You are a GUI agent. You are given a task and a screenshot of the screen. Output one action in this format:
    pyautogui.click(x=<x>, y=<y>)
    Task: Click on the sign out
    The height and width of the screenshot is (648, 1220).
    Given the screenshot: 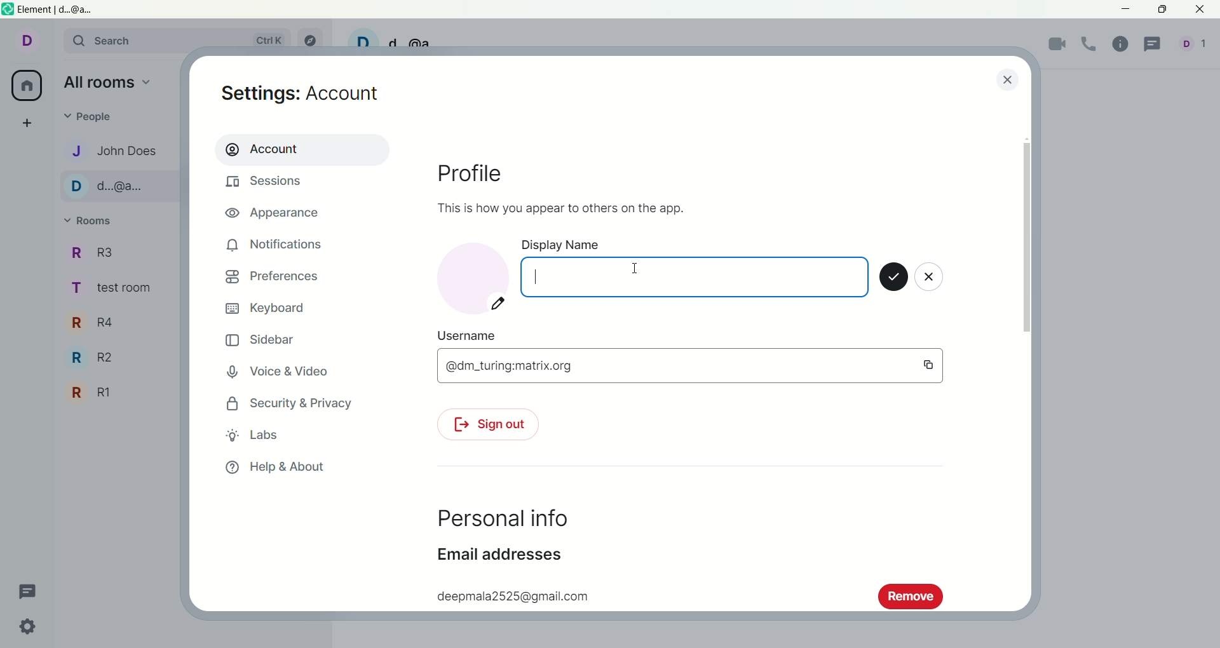 What is the action you would take?
    pyautogui.click(x=486, y=426)
    